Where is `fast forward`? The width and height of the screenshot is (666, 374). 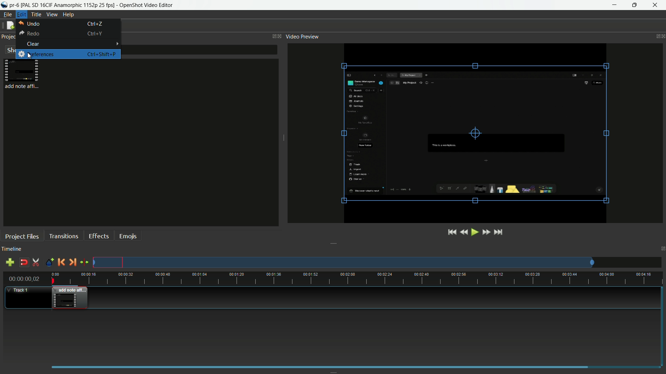
fast forward is located at coordinates (486, 232).